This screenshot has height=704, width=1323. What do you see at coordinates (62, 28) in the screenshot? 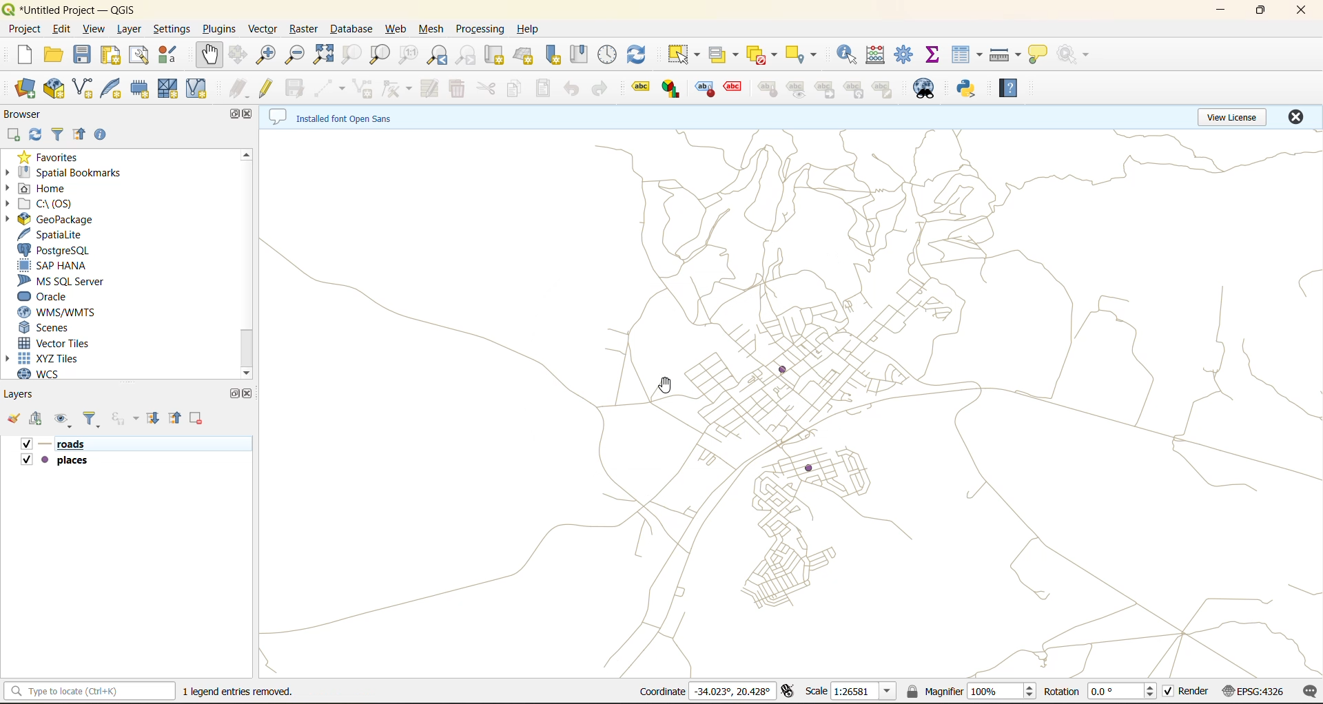
I see `edit` at bounding box center [62, 28].